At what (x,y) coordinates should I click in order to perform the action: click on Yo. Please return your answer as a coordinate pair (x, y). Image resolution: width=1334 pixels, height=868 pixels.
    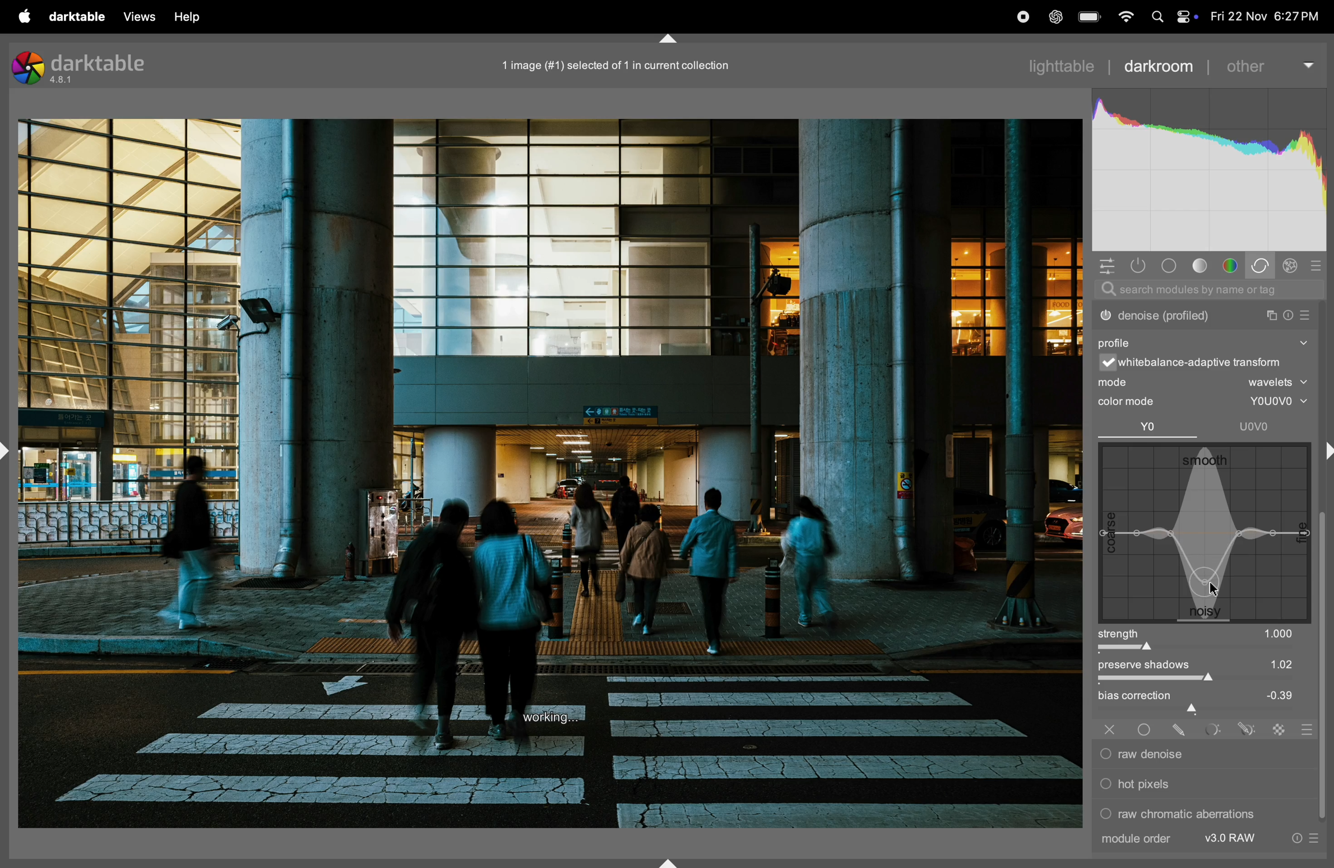
    Looking at the image, I should click on (1143, 427).